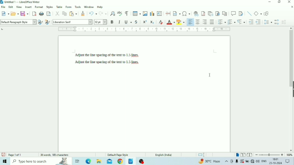  Describe the element at coordinates (266, 13) in the screenshot. I see `Show Draw Functions` at that location.